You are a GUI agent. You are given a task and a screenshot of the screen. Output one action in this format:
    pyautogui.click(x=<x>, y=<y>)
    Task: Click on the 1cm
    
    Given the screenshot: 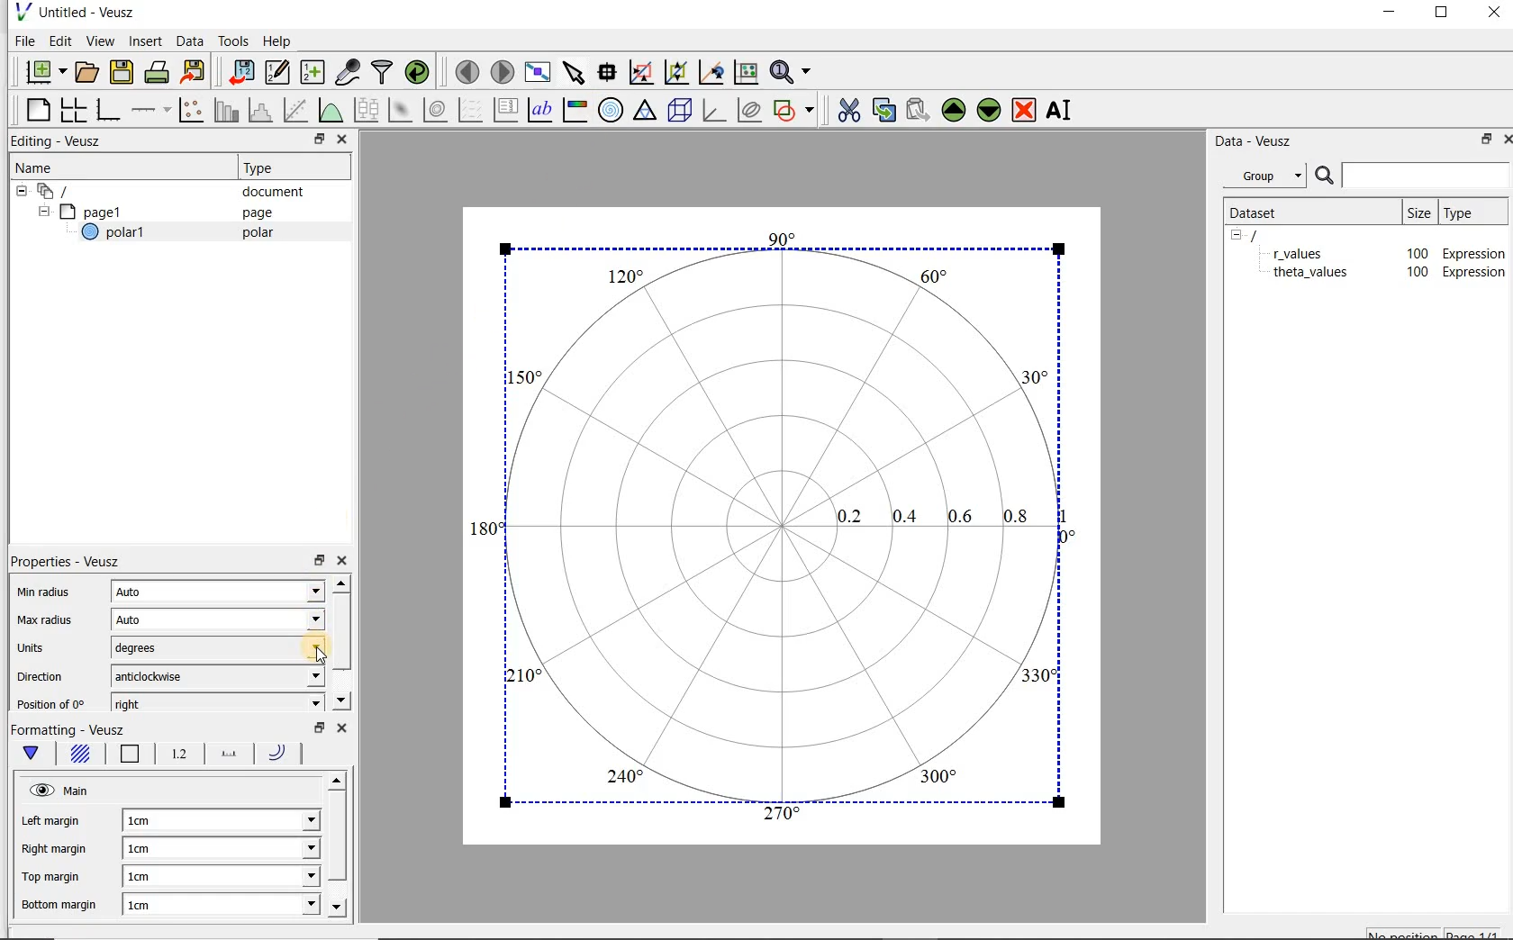 What is the action you would take?
    pyautogui.click(x=146, y=850)
    